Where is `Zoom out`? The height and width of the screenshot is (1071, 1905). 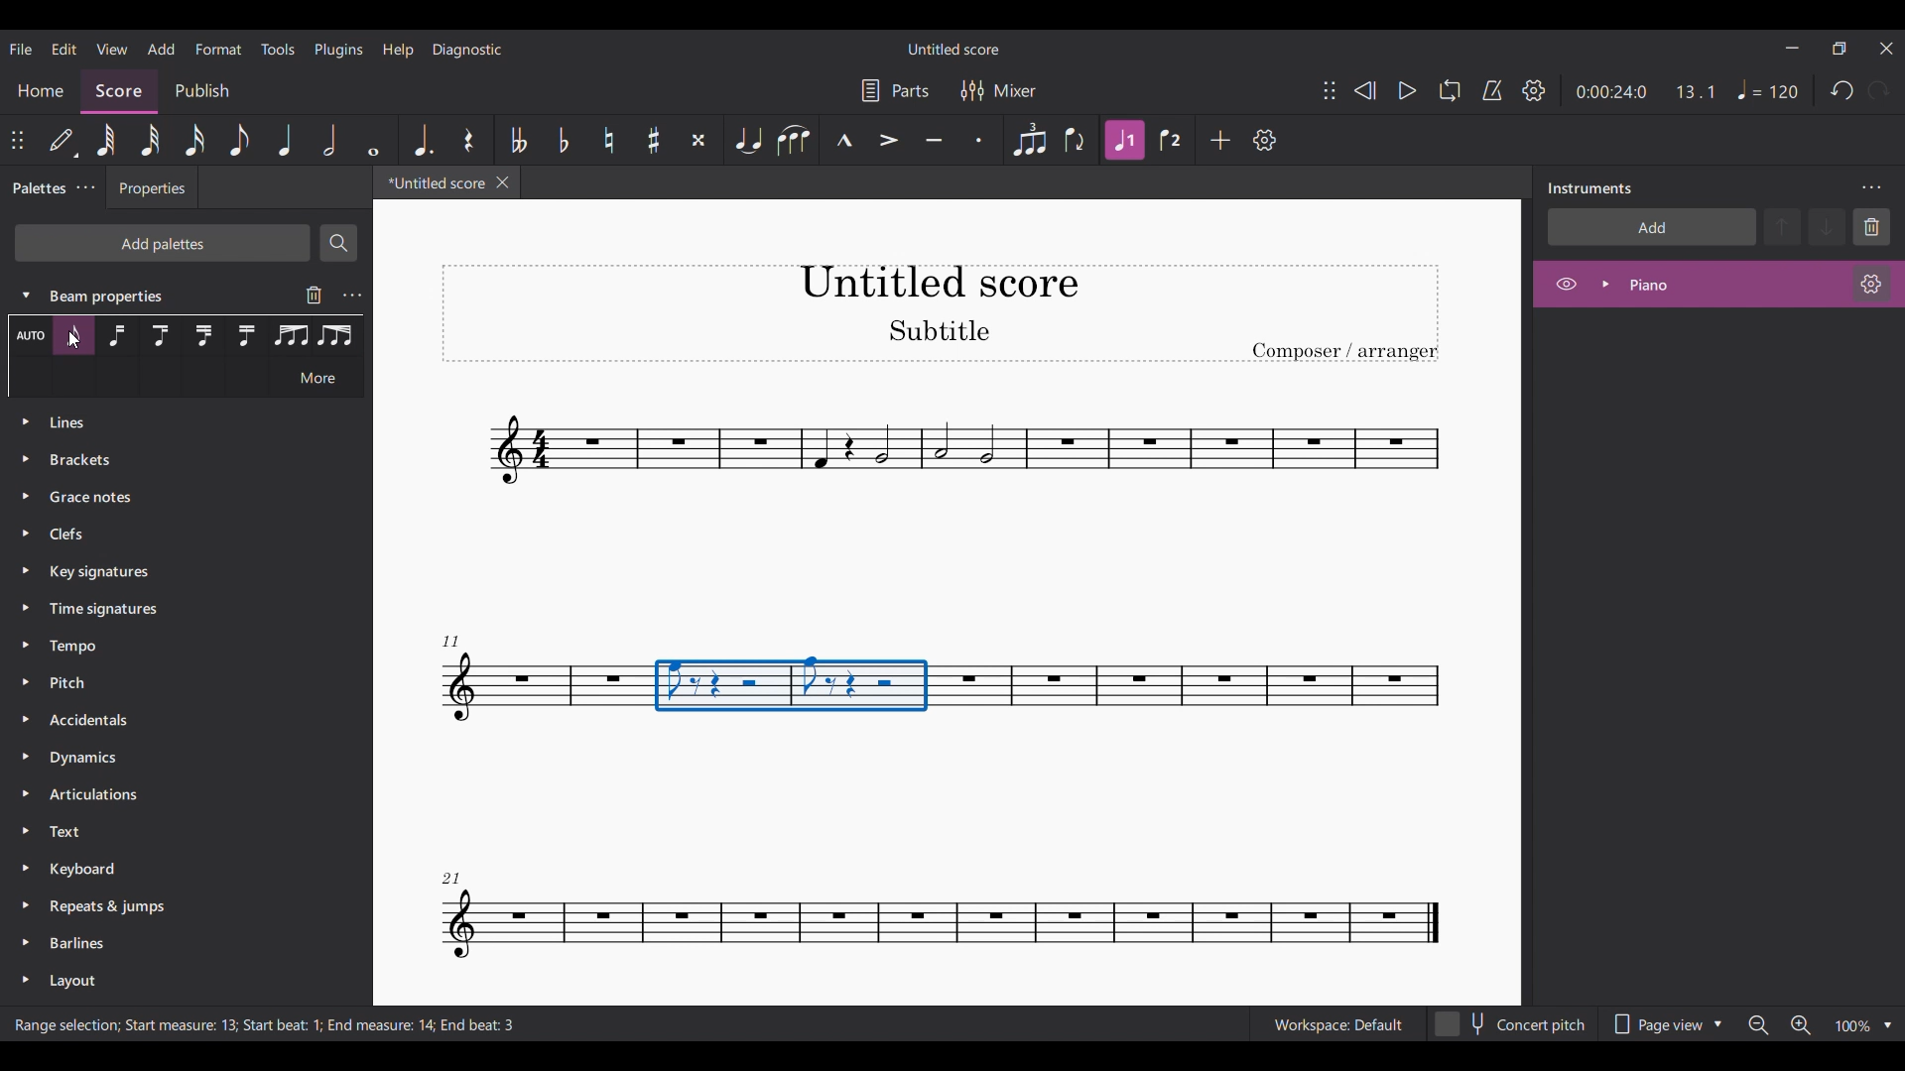 Zoom out is located at coordinates (1759, 1025).